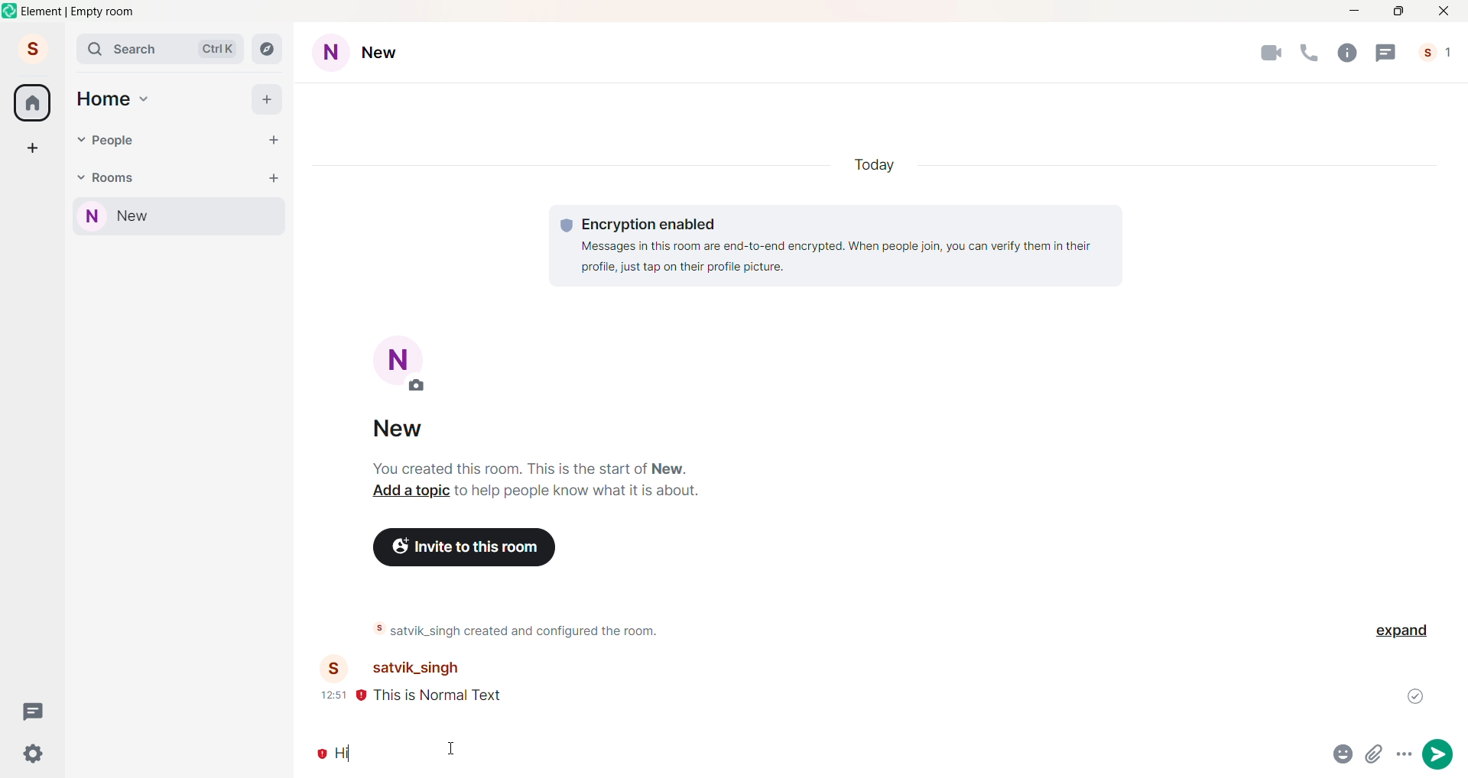 The height and width of the screenshot is (778, 1468). I want to click on new, so click(407, 431).